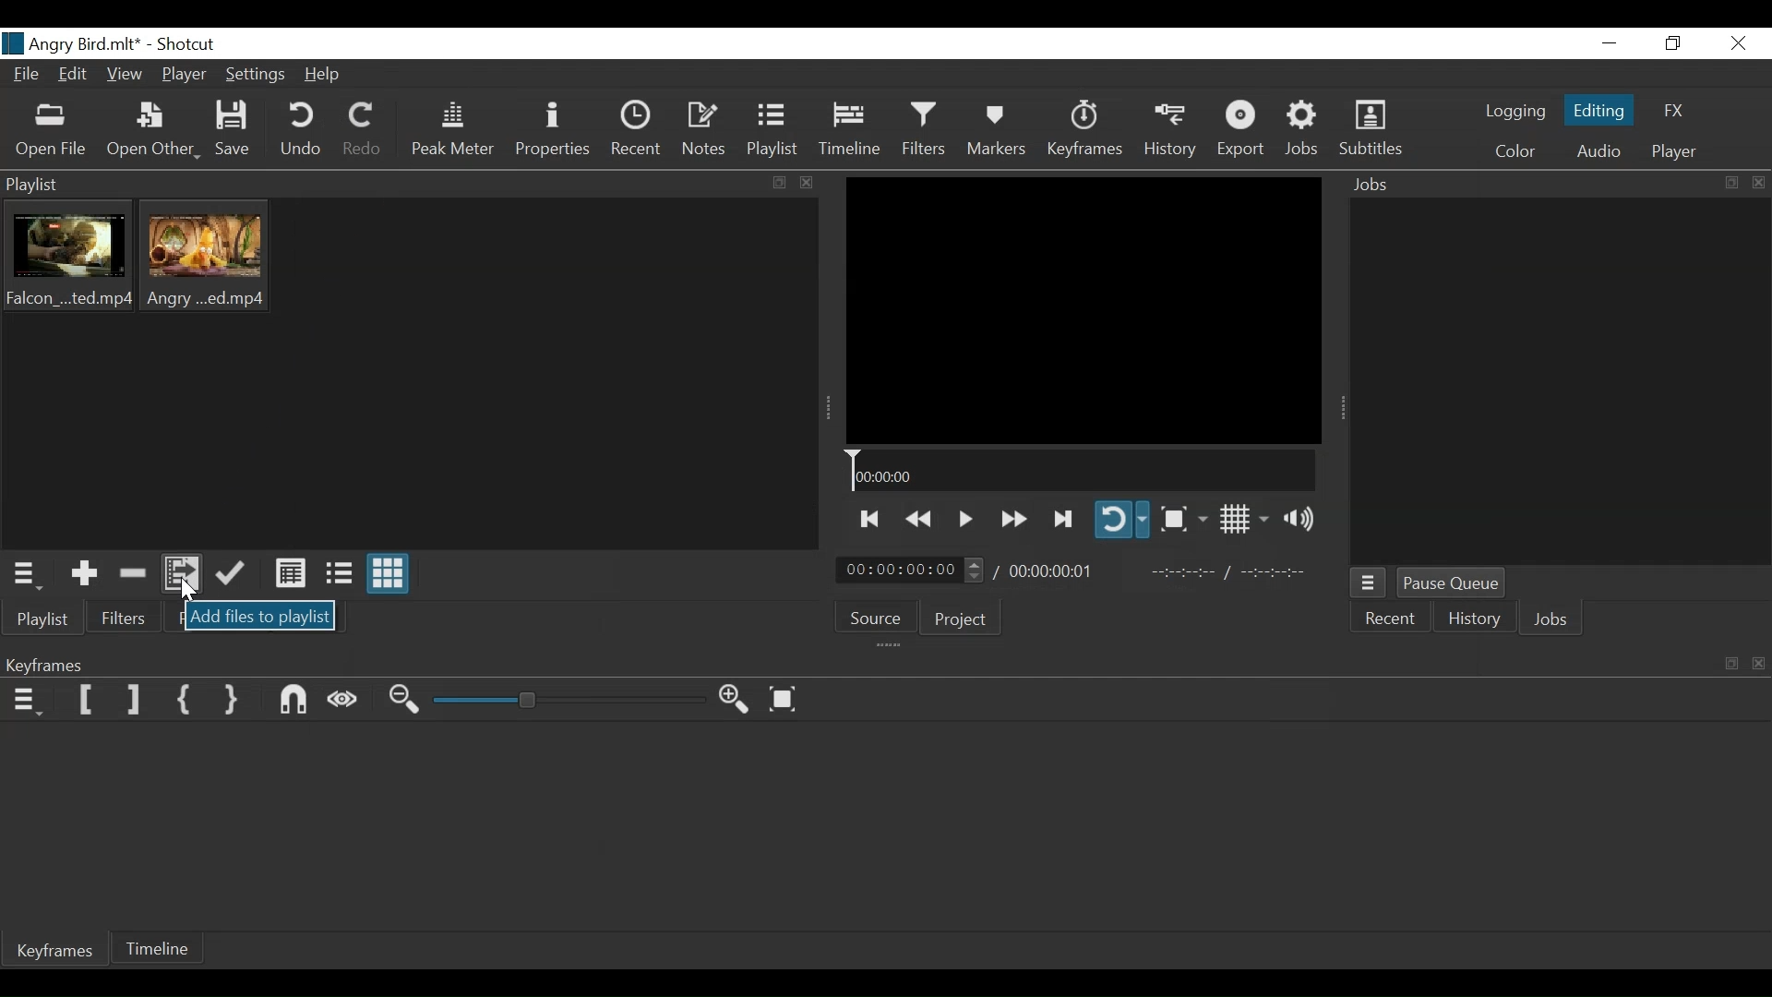 This screenshot has width=1772, height=997. Describe the element at coordinates (124, 619) in the screenshot. I see `Filter` at that location.